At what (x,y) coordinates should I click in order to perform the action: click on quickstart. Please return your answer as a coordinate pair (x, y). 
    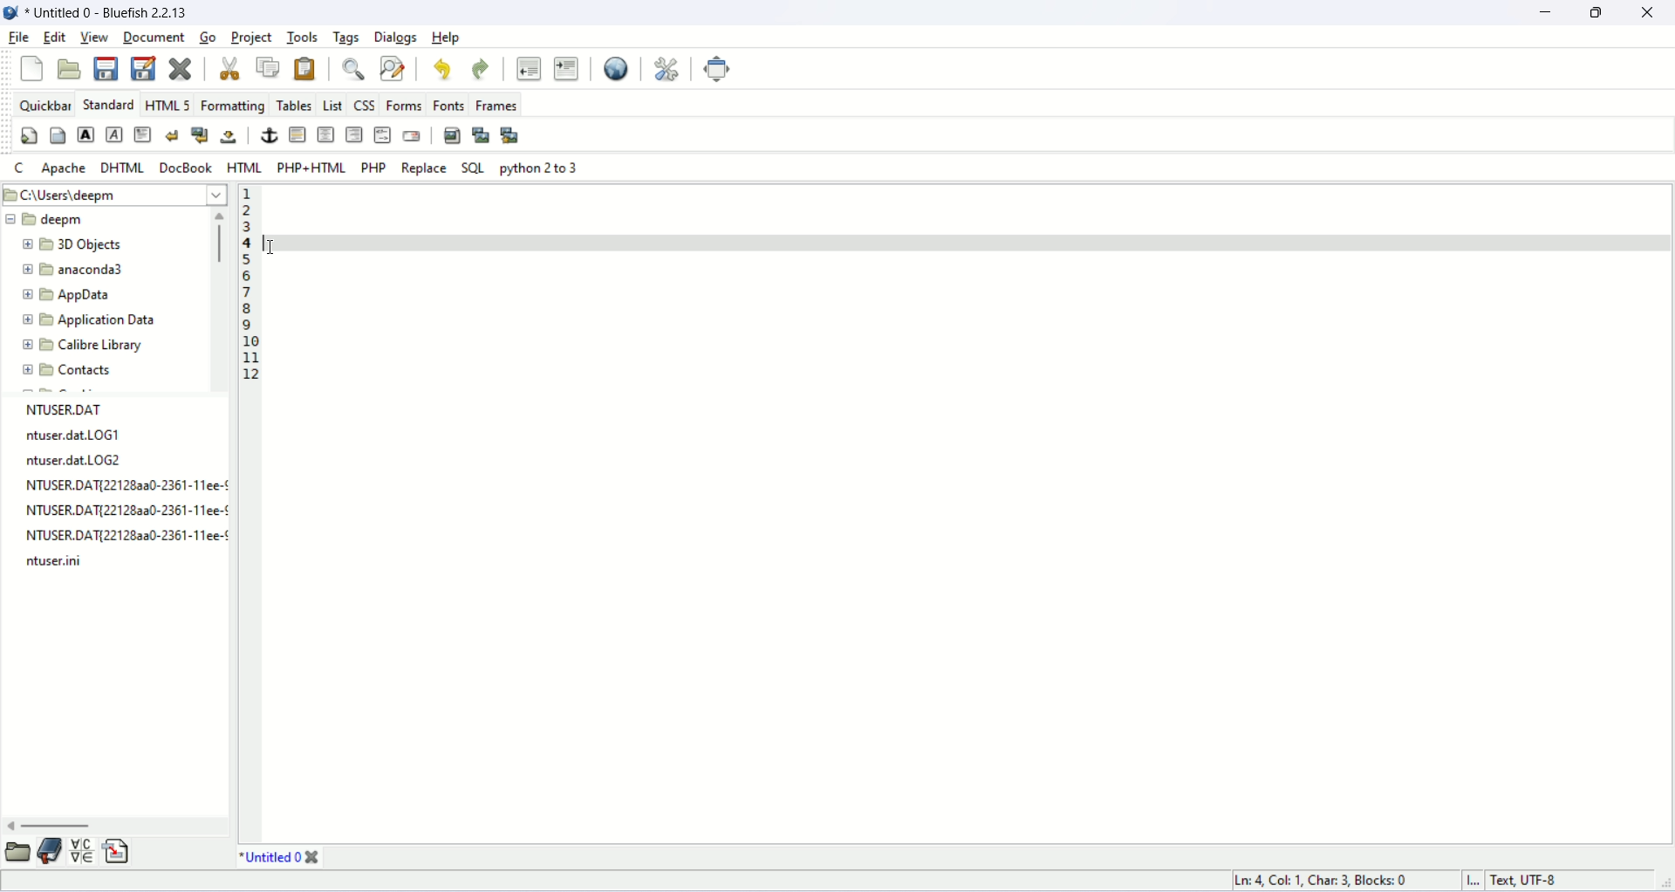
    Looking at the image, I should click on (26, 138).